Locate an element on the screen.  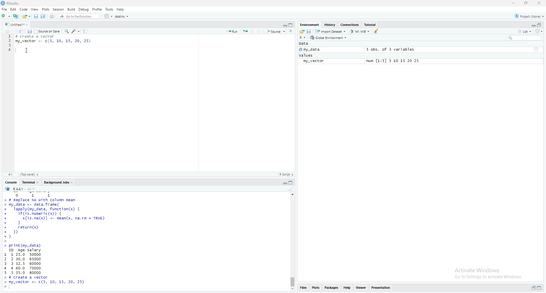
open an existing file is located at coordinates (26, 16).